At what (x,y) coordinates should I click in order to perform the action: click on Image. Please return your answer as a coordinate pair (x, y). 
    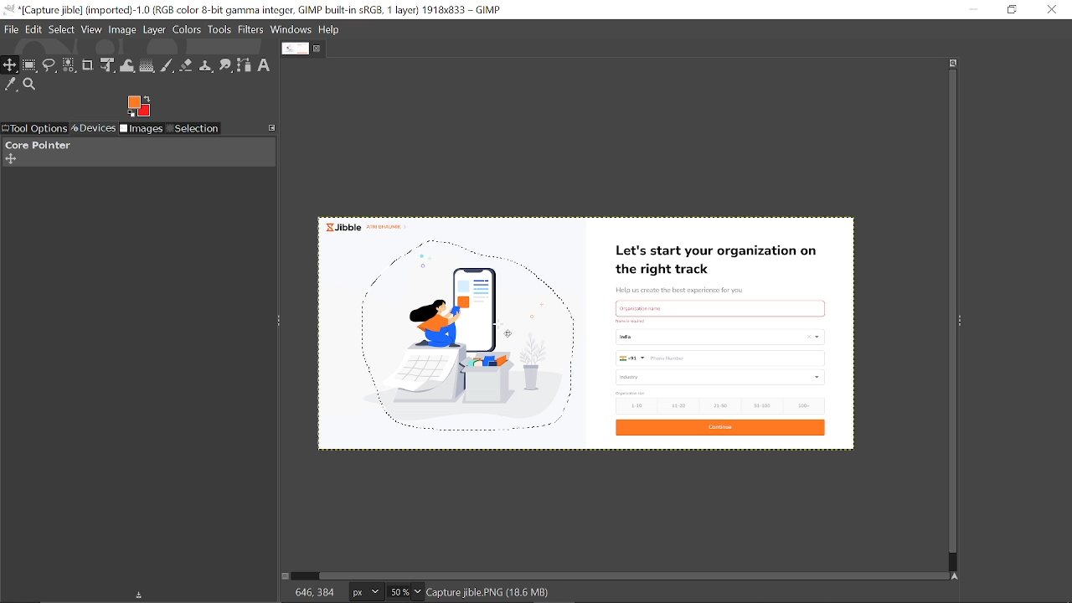
    Looking at the image, I should click on (123, 30).